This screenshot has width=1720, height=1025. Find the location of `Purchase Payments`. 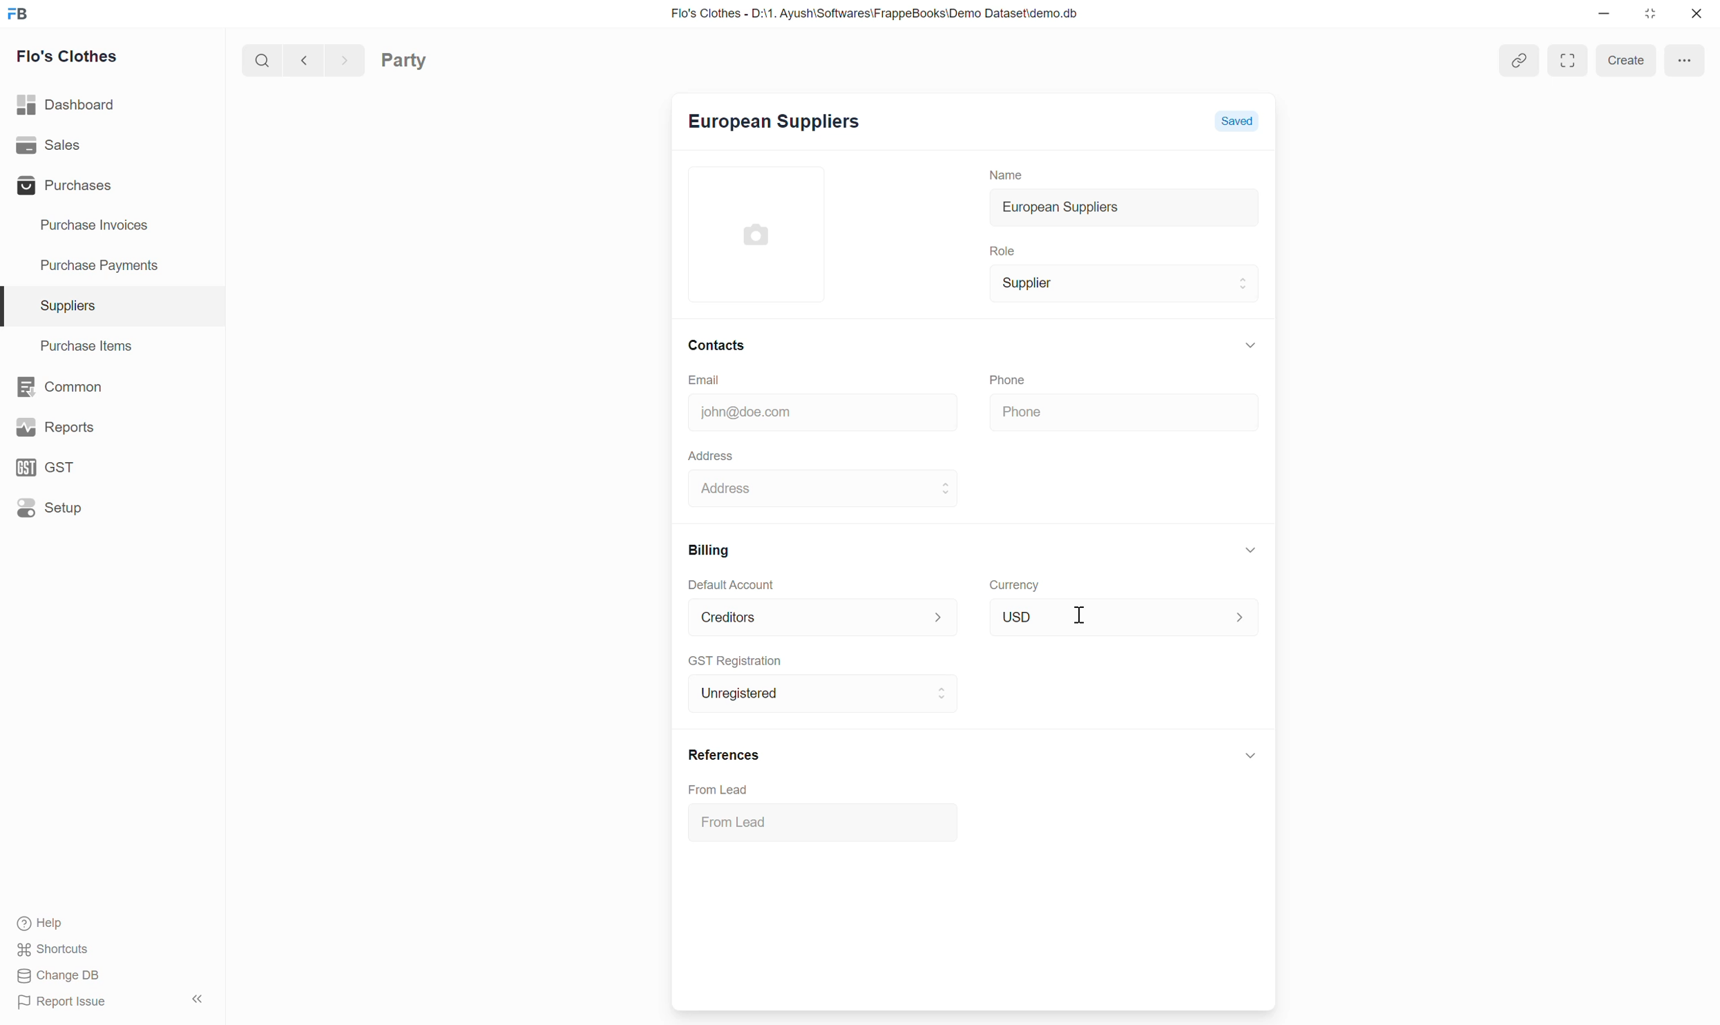

Purchase Payments is located at coordinates (106, 261).